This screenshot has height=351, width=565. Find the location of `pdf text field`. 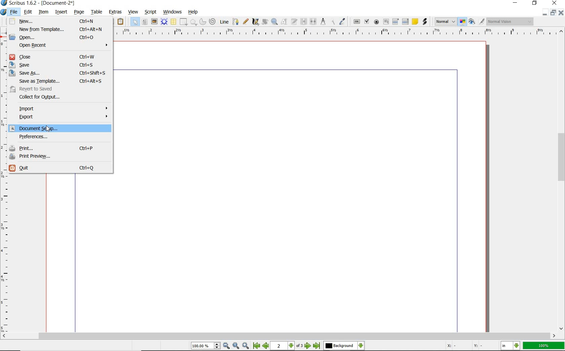

pdf text field is located at coordinates (386, 22).